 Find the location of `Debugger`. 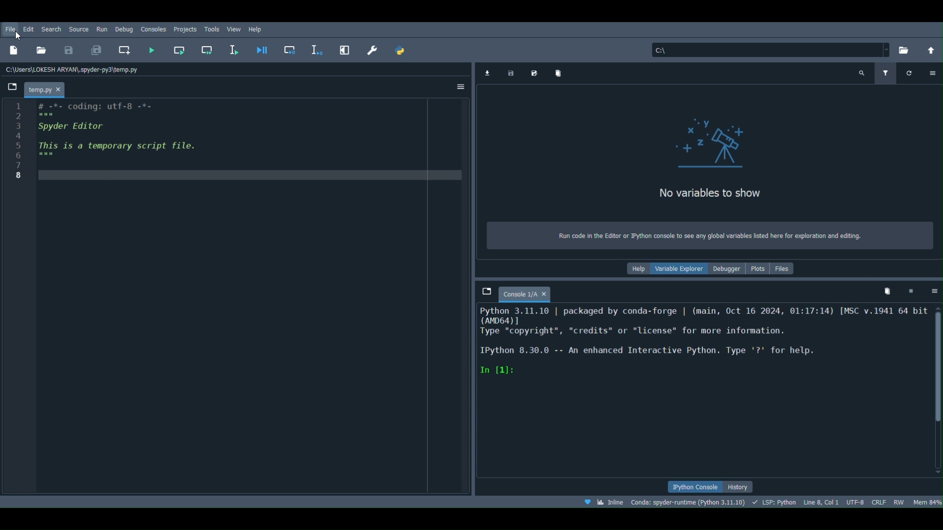

Debugger is located at coordinates (725, 270).